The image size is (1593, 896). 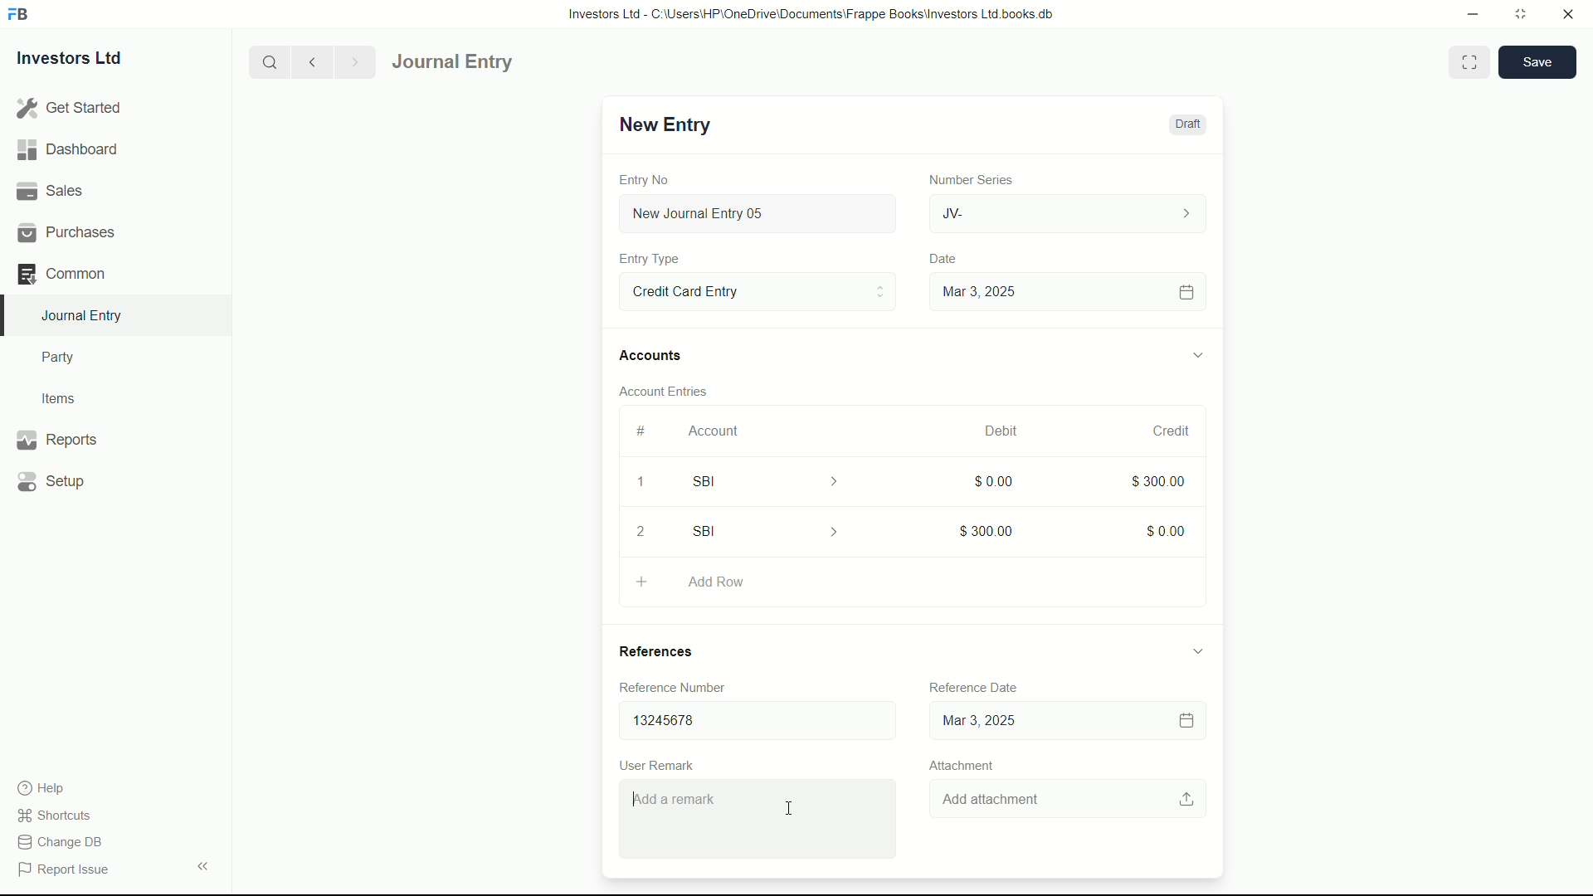 What do you see at coordinates (1186, 124) in the screenshot?
I see `Draft` at bounding box center [1186, 124].